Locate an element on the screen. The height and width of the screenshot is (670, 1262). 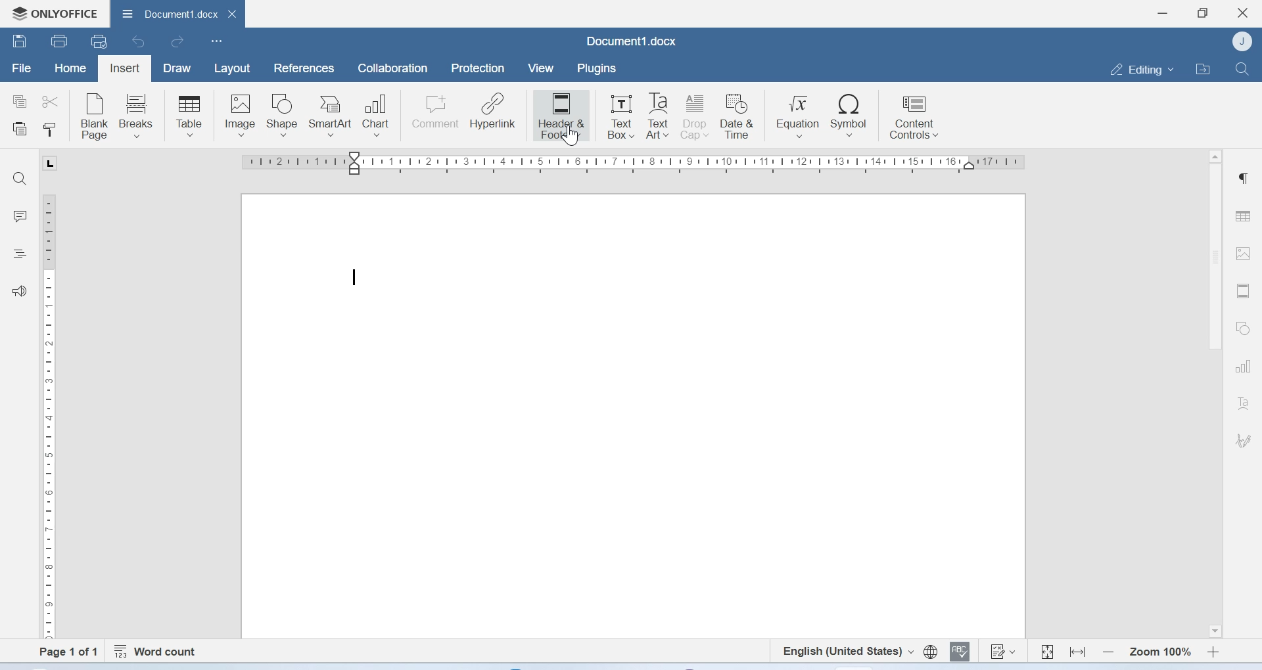
uick print is located at coordinates (101, 42).